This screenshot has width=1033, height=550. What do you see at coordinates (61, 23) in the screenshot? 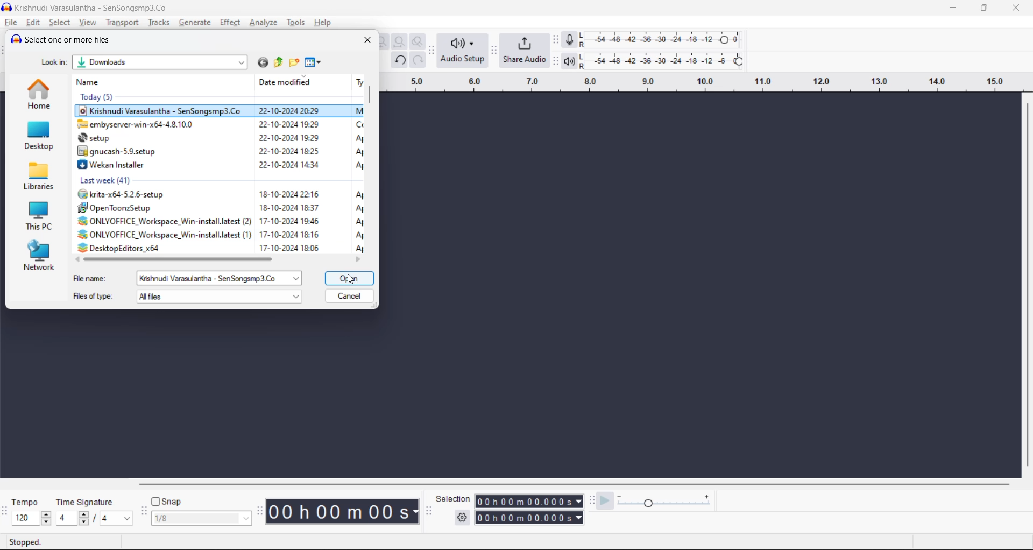
I see `select` at bounding box center [61, 23].